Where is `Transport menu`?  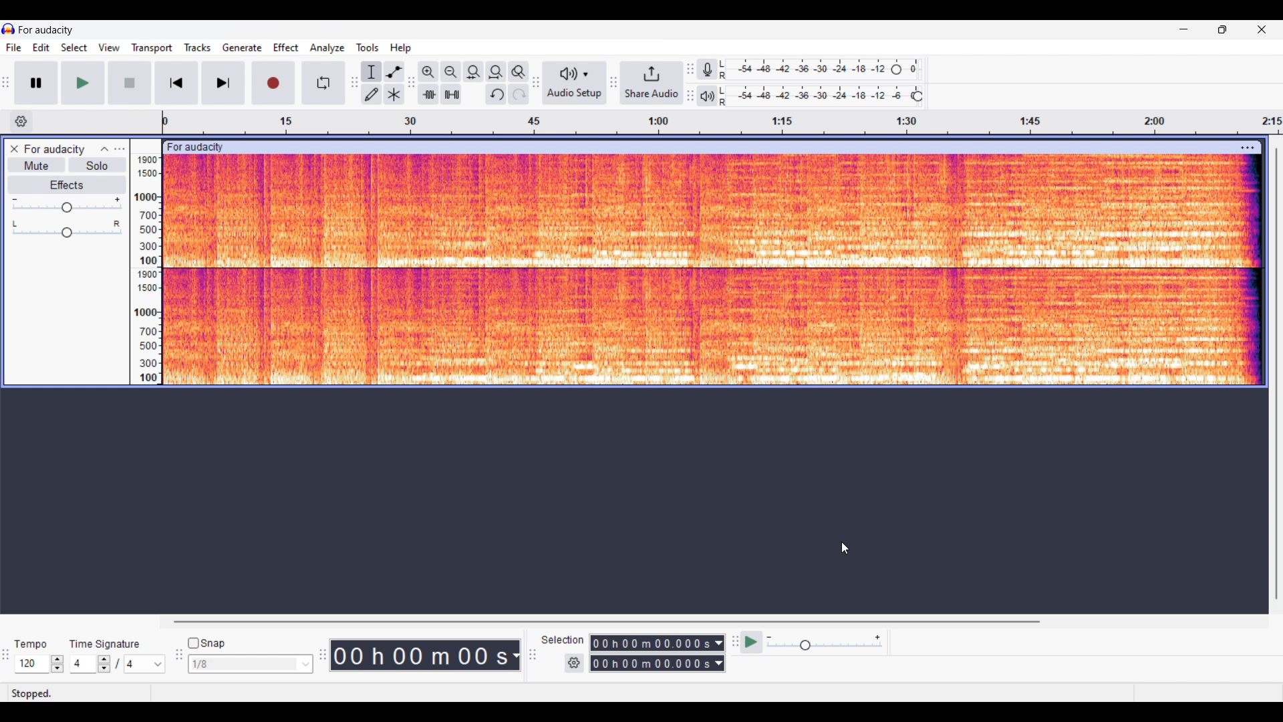
Transport menu is located at coordinates (152, 49).